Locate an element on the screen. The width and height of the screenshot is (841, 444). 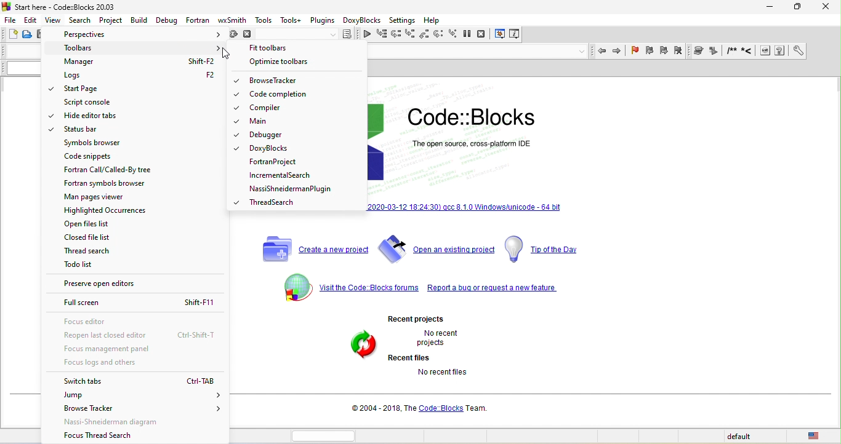
select target dialogue is located at coordinates (310, 36).